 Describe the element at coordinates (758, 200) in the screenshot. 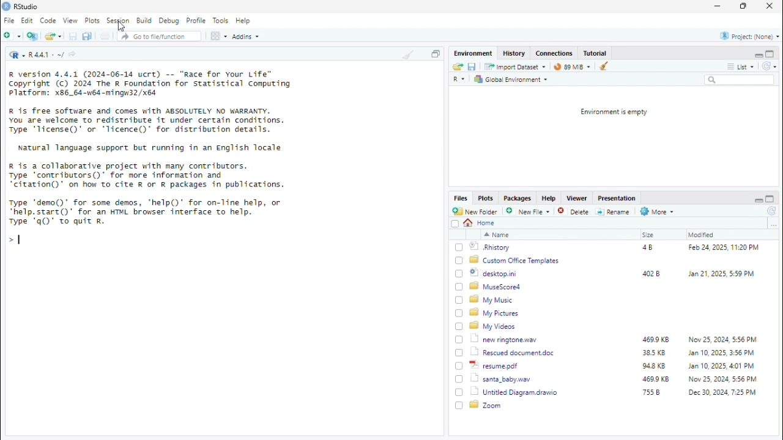

I see `minimise` at that location.